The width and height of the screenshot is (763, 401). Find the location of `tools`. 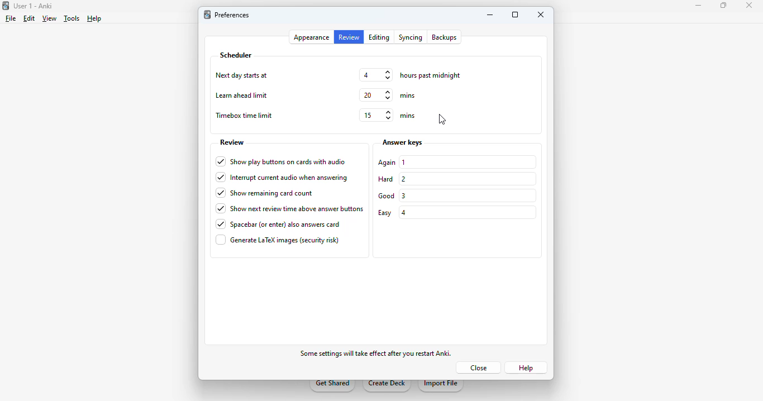

tools is located at coordinates (71, 18).